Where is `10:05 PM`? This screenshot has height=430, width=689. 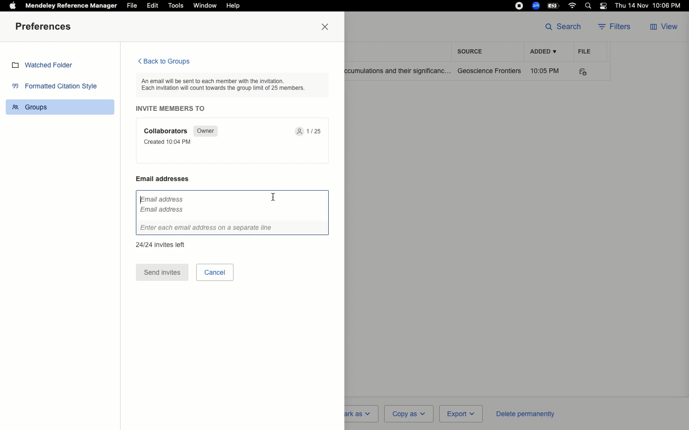
10:05 PM is located at coordinates (546, 71).